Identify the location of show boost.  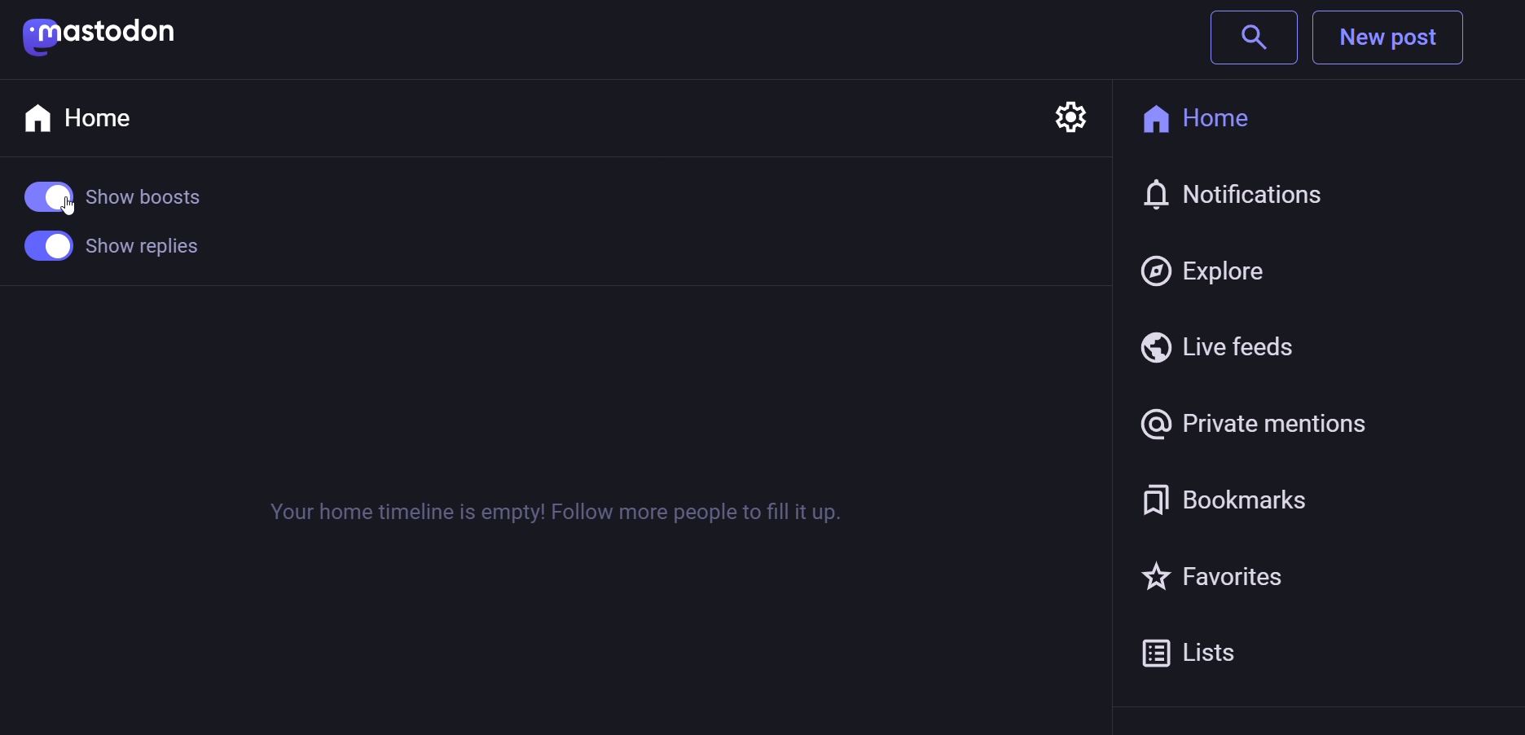
(127, 198).